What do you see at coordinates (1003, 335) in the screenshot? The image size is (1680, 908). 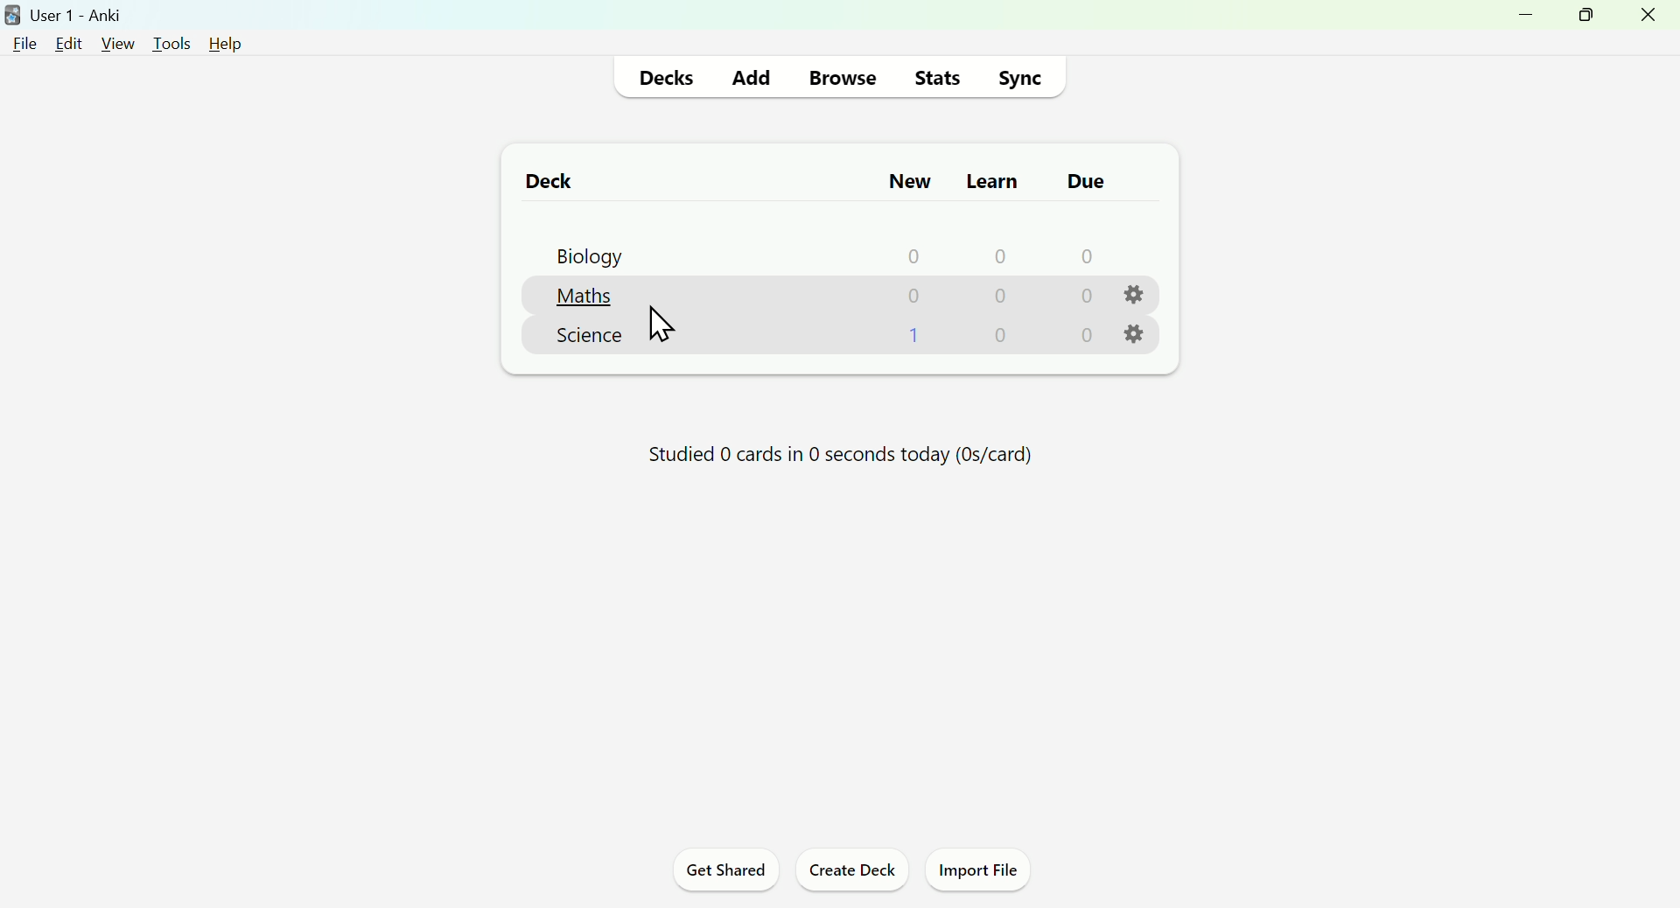 I see `0` at bounding box center [1003, 335].